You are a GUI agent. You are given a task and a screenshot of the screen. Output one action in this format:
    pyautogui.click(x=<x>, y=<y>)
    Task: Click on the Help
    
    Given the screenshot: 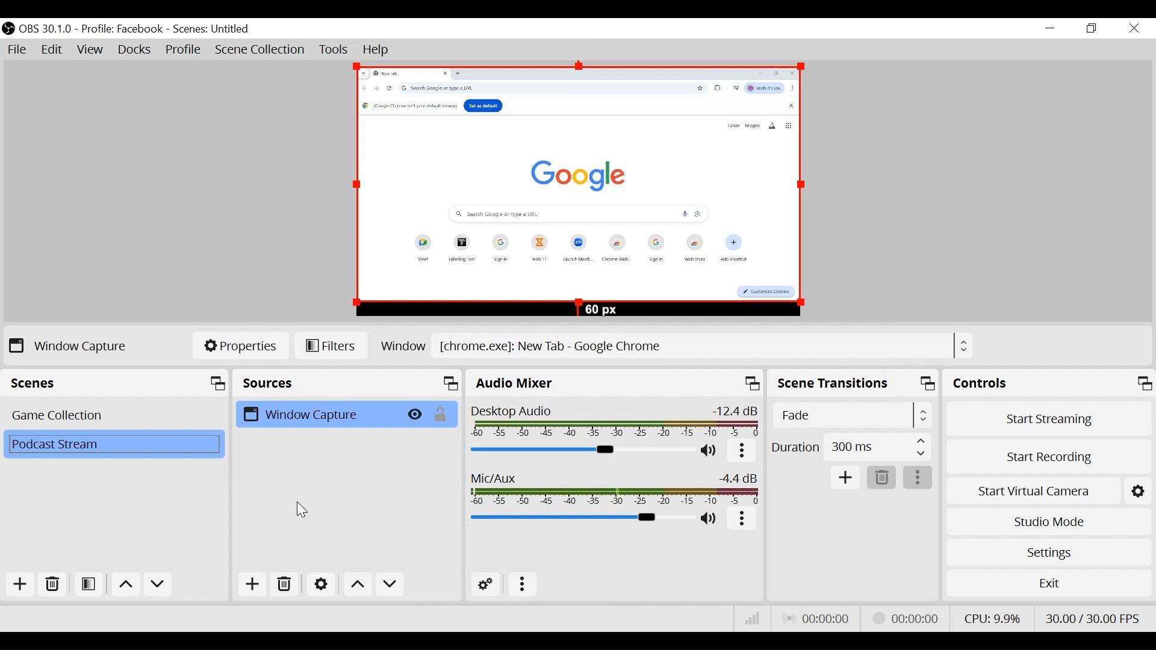 What is the action you would take?
    pyautogui.click(x=378, y=51)
    